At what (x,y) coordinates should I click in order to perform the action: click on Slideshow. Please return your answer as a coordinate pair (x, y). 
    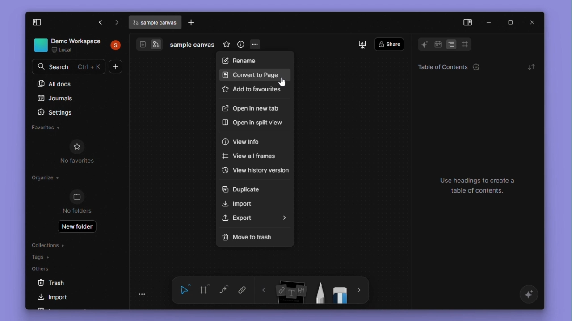
    Looking at the image, I should click on (364, 45).